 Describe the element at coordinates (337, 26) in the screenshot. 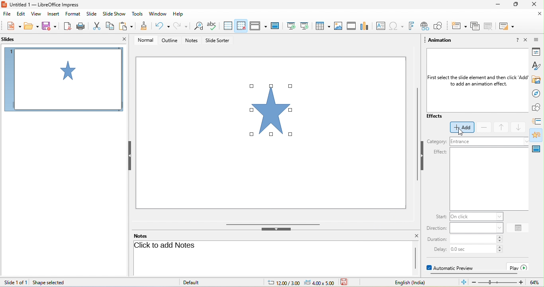

I see `image` at that location.